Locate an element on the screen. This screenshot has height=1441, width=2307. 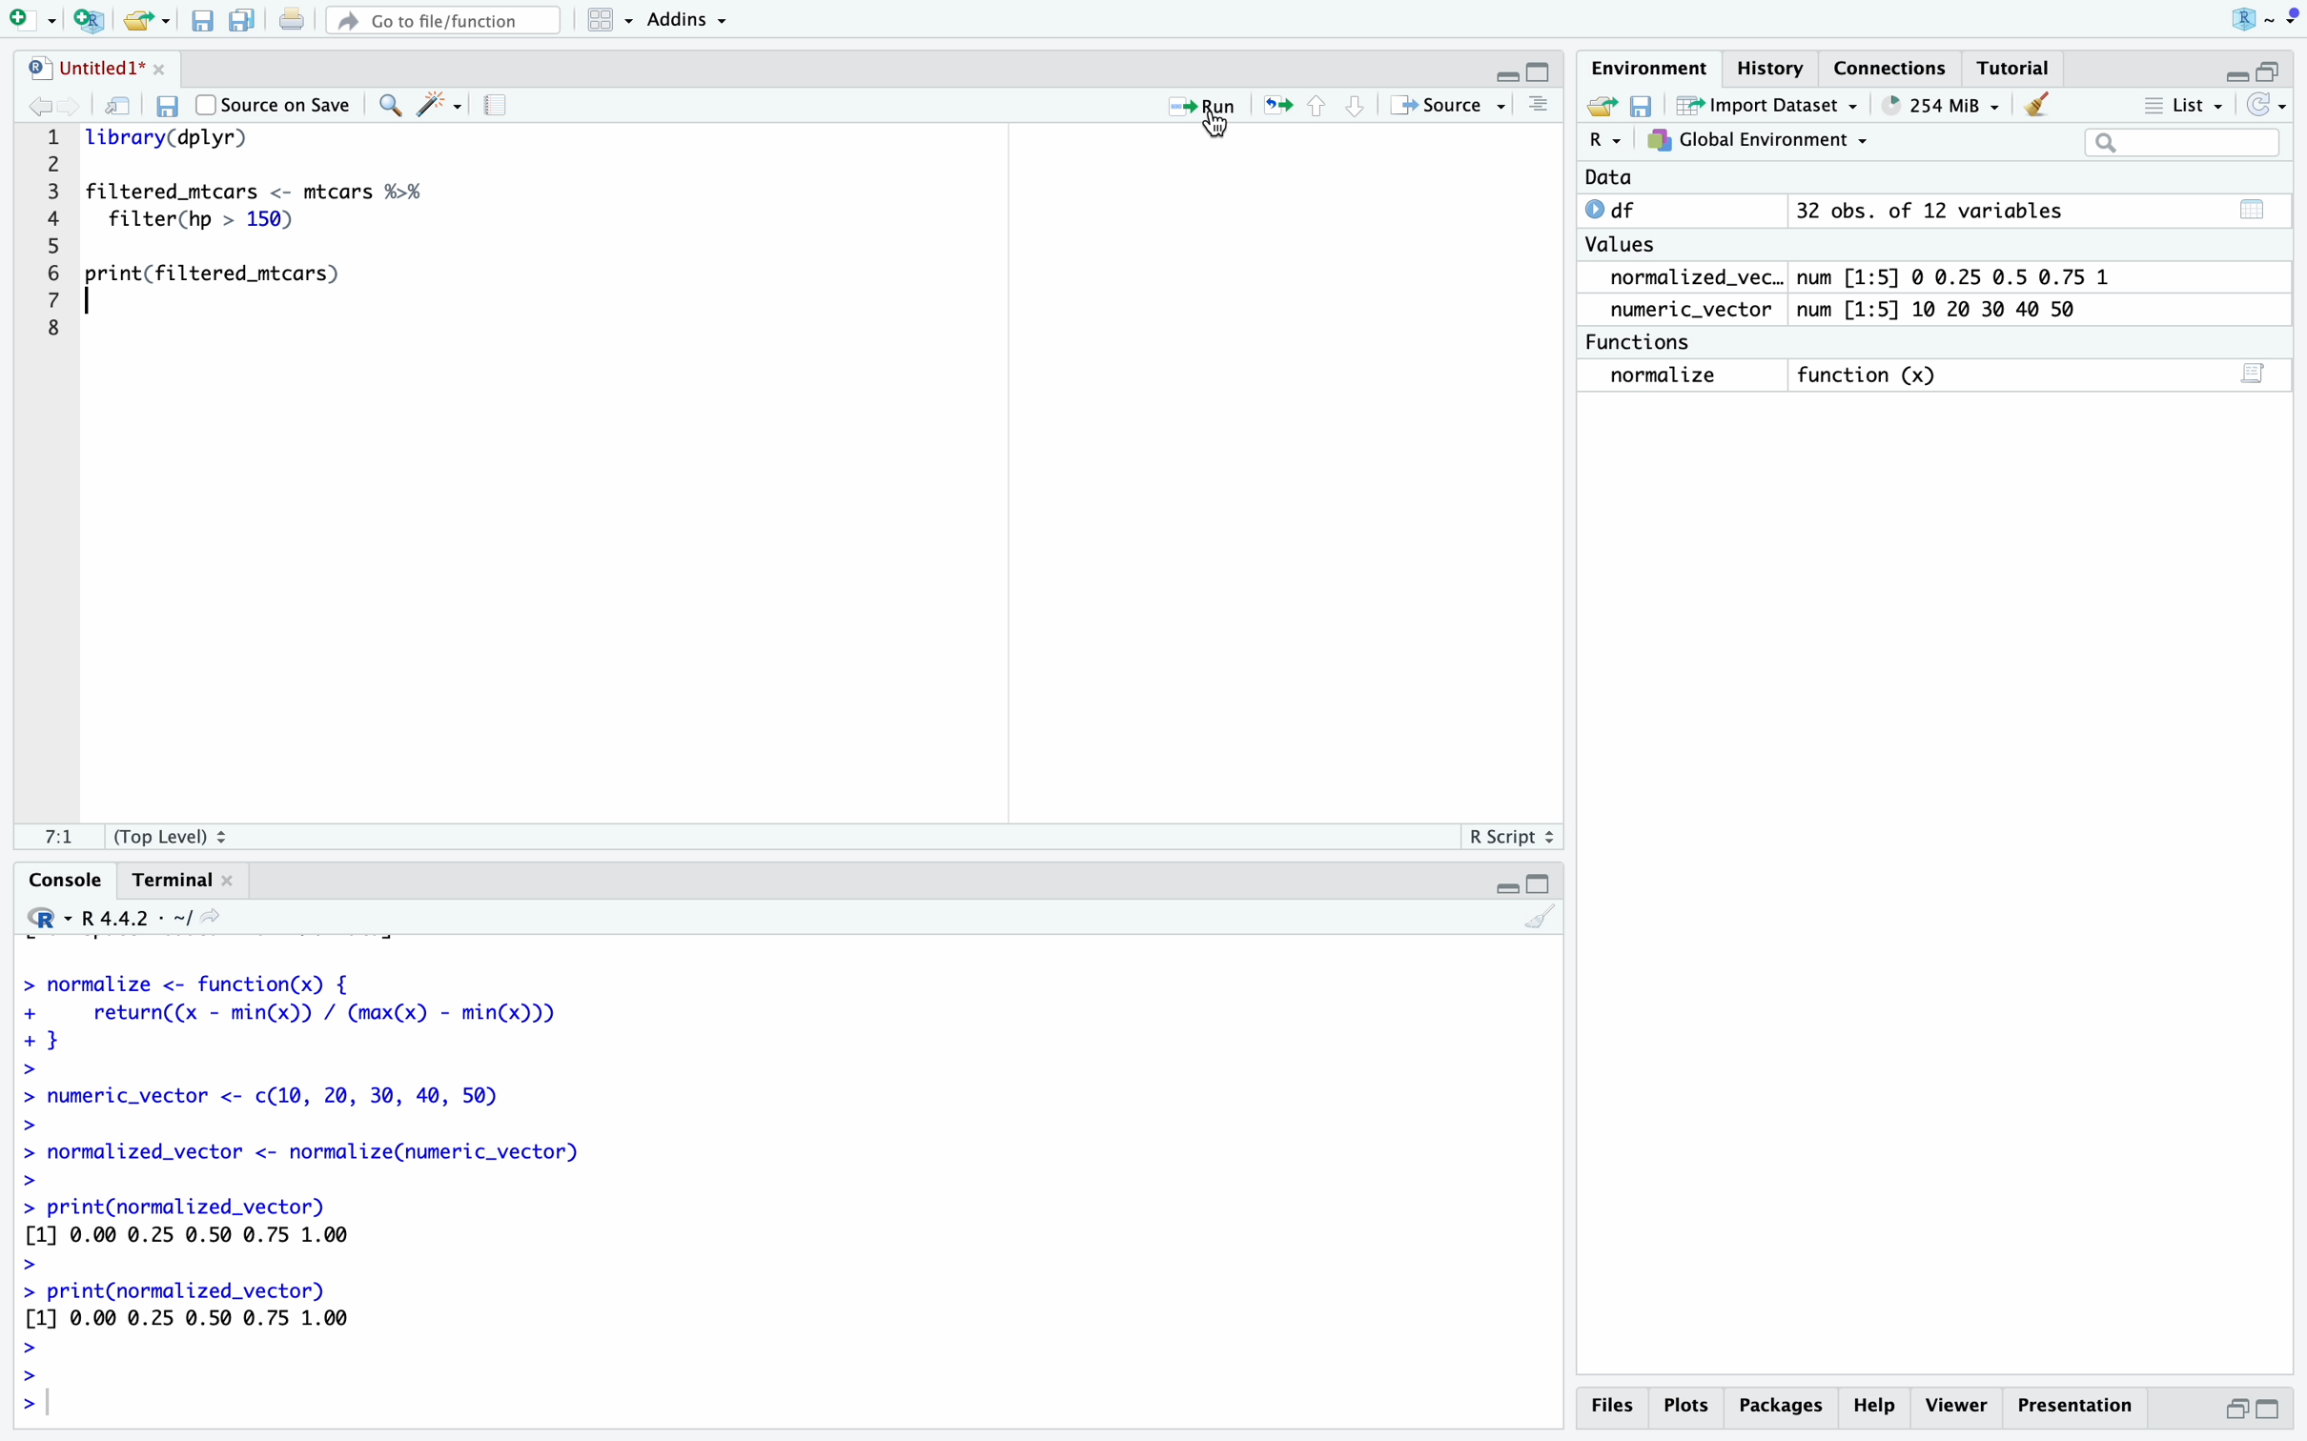
Source on save is located at coordinates (274, 104).